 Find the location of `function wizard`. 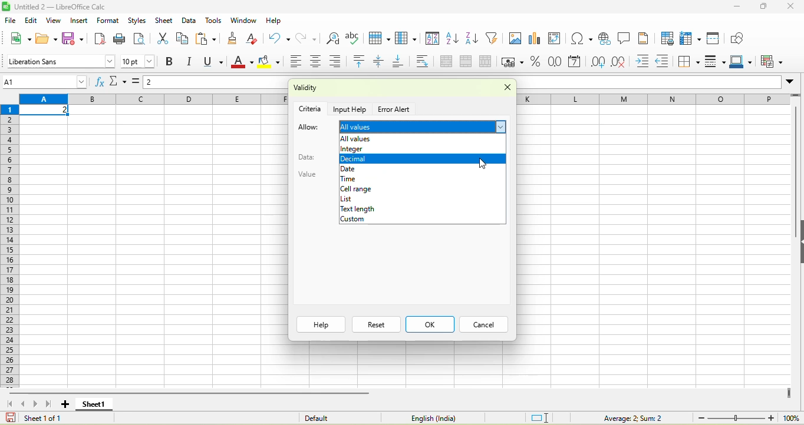

function wizard is located at coordinates (100, 82).